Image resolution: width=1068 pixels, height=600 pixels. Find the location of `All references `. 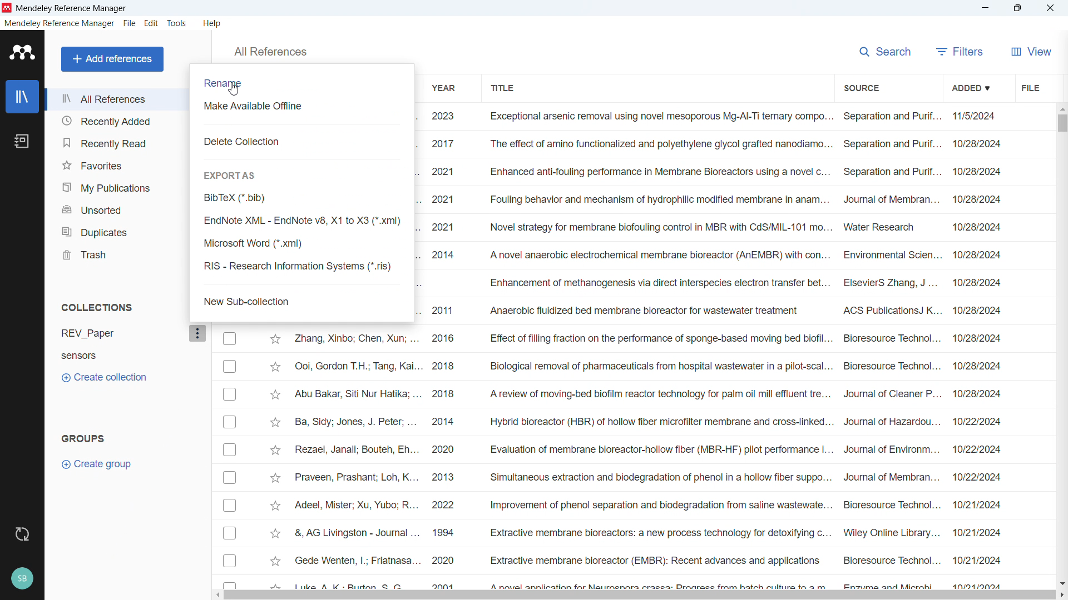

All references  is located at coordinates (117, 100).